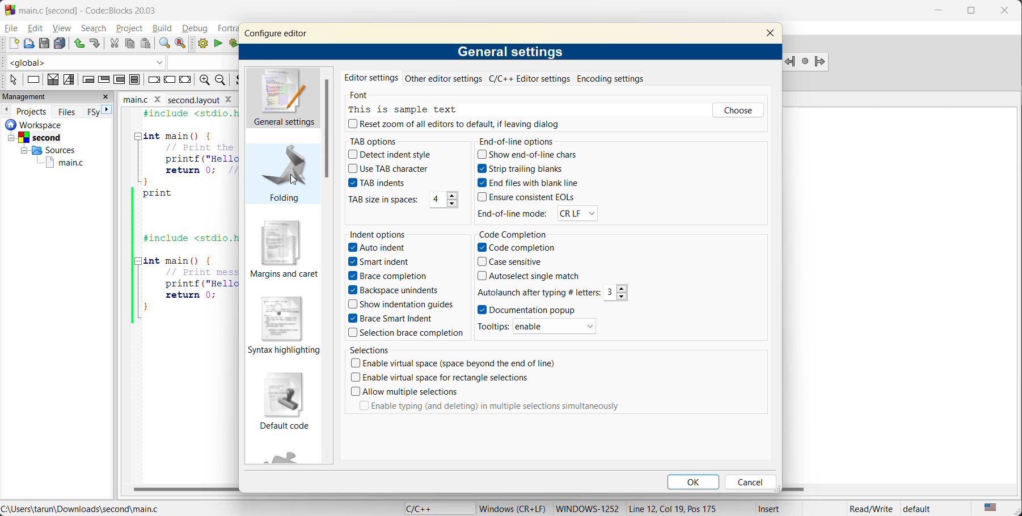  What do you see at coordinates (402, 304) in the screenshot?
I see `Show indentation guides` at bounding box center [402, 304].